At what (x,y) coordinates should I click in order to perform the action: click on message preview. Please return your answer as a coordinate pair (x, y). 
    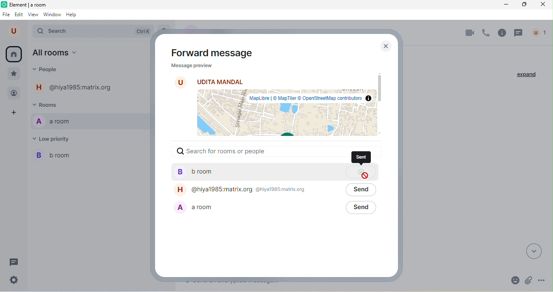
    Looking at the image, I should click on (285, 113).